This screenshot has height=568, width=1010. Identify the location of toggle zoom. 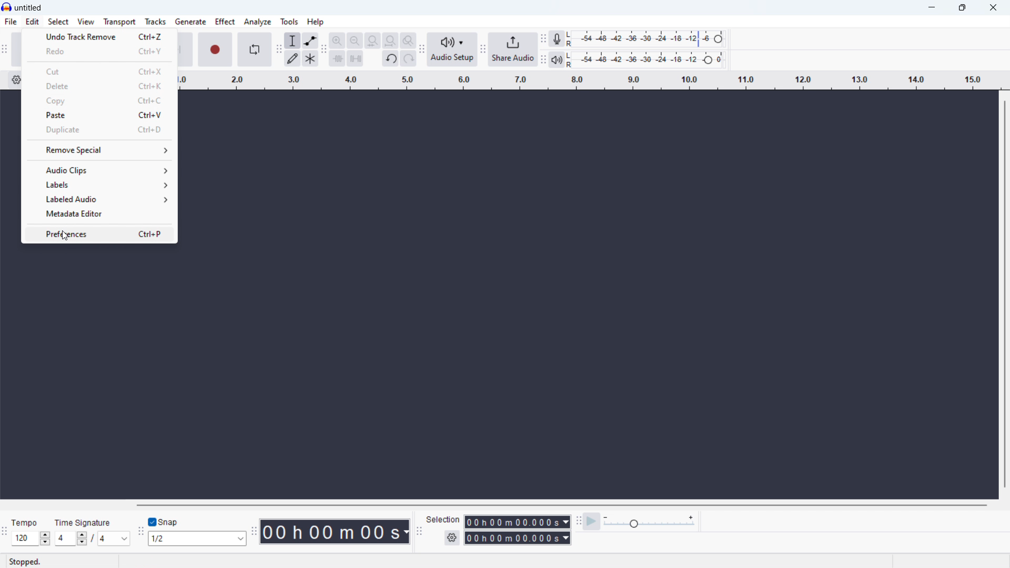
(408, 40).